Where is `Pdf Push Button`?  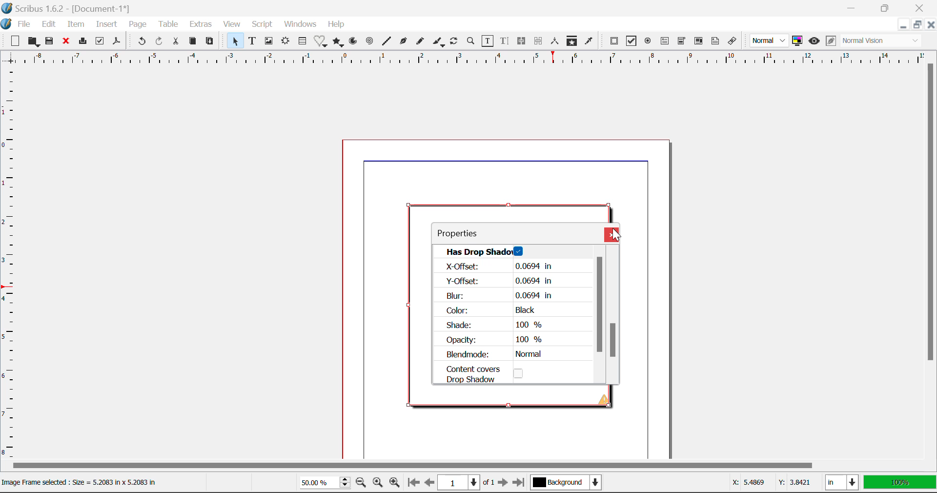
Pdf Push Button is located at coordinates (615, 42).